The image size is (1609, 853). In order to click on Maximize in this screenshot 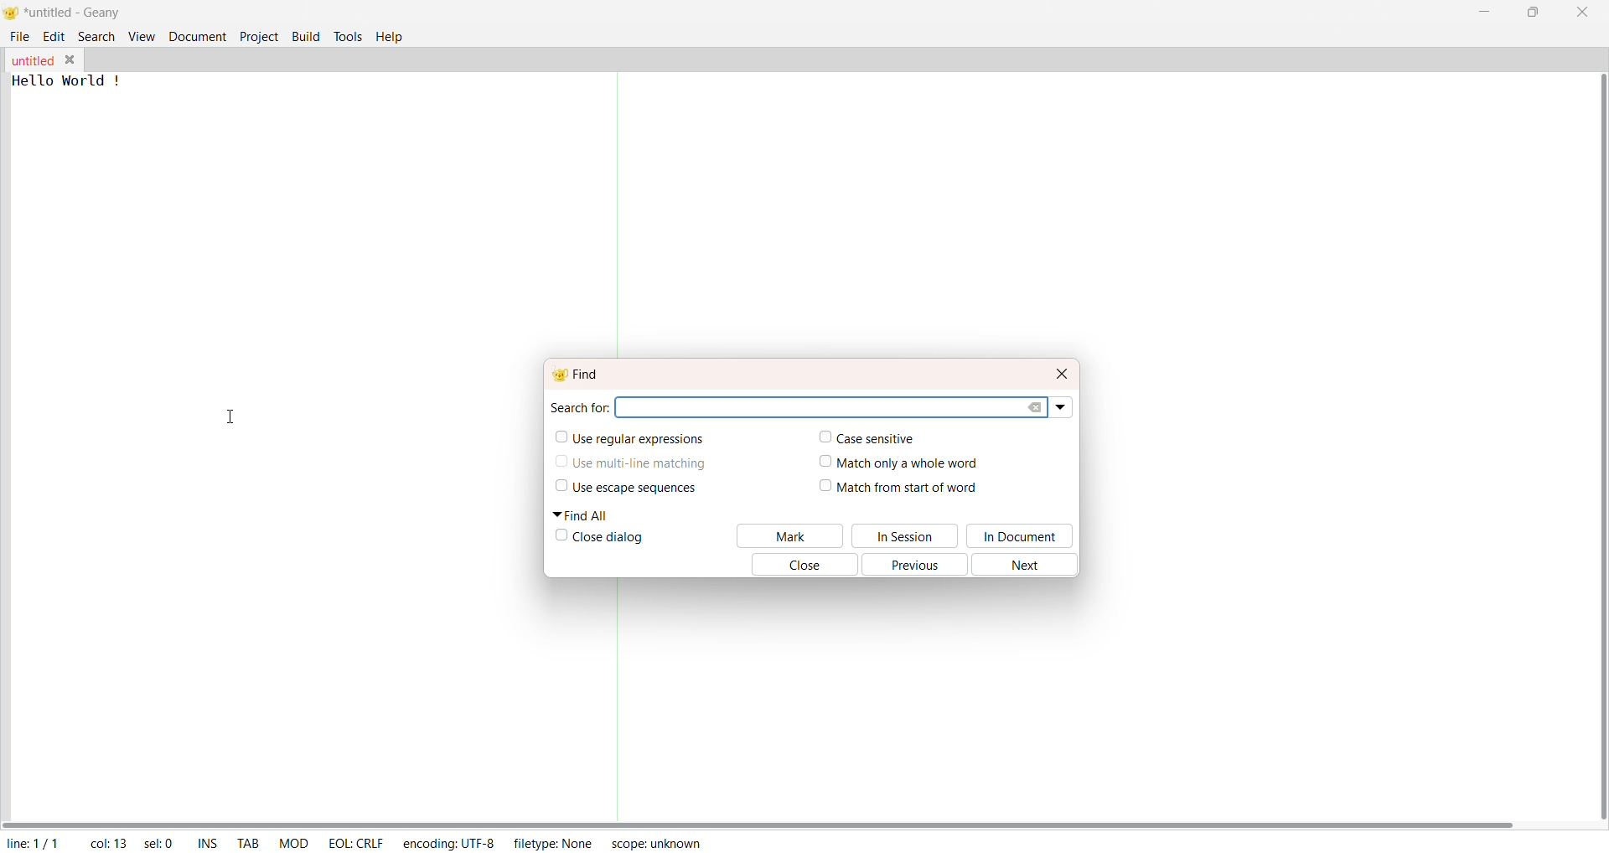, I will do `click(1532, 13)`.